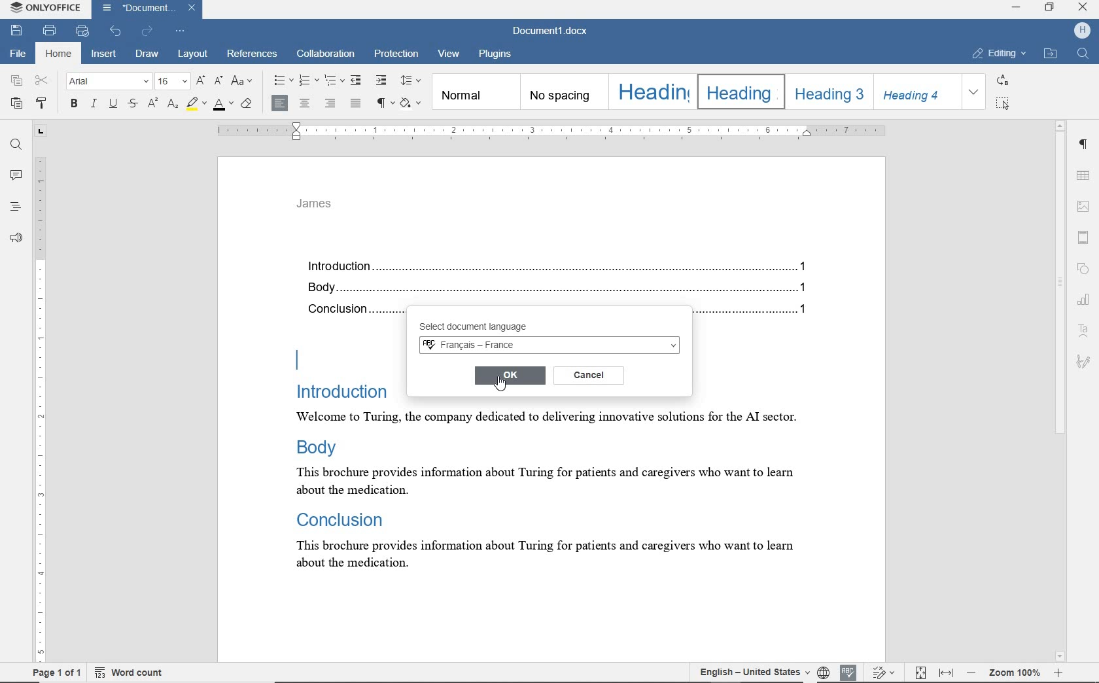  Describe the element at coordinates (41, 396) in the screenshot. I see `ruler` at that location.